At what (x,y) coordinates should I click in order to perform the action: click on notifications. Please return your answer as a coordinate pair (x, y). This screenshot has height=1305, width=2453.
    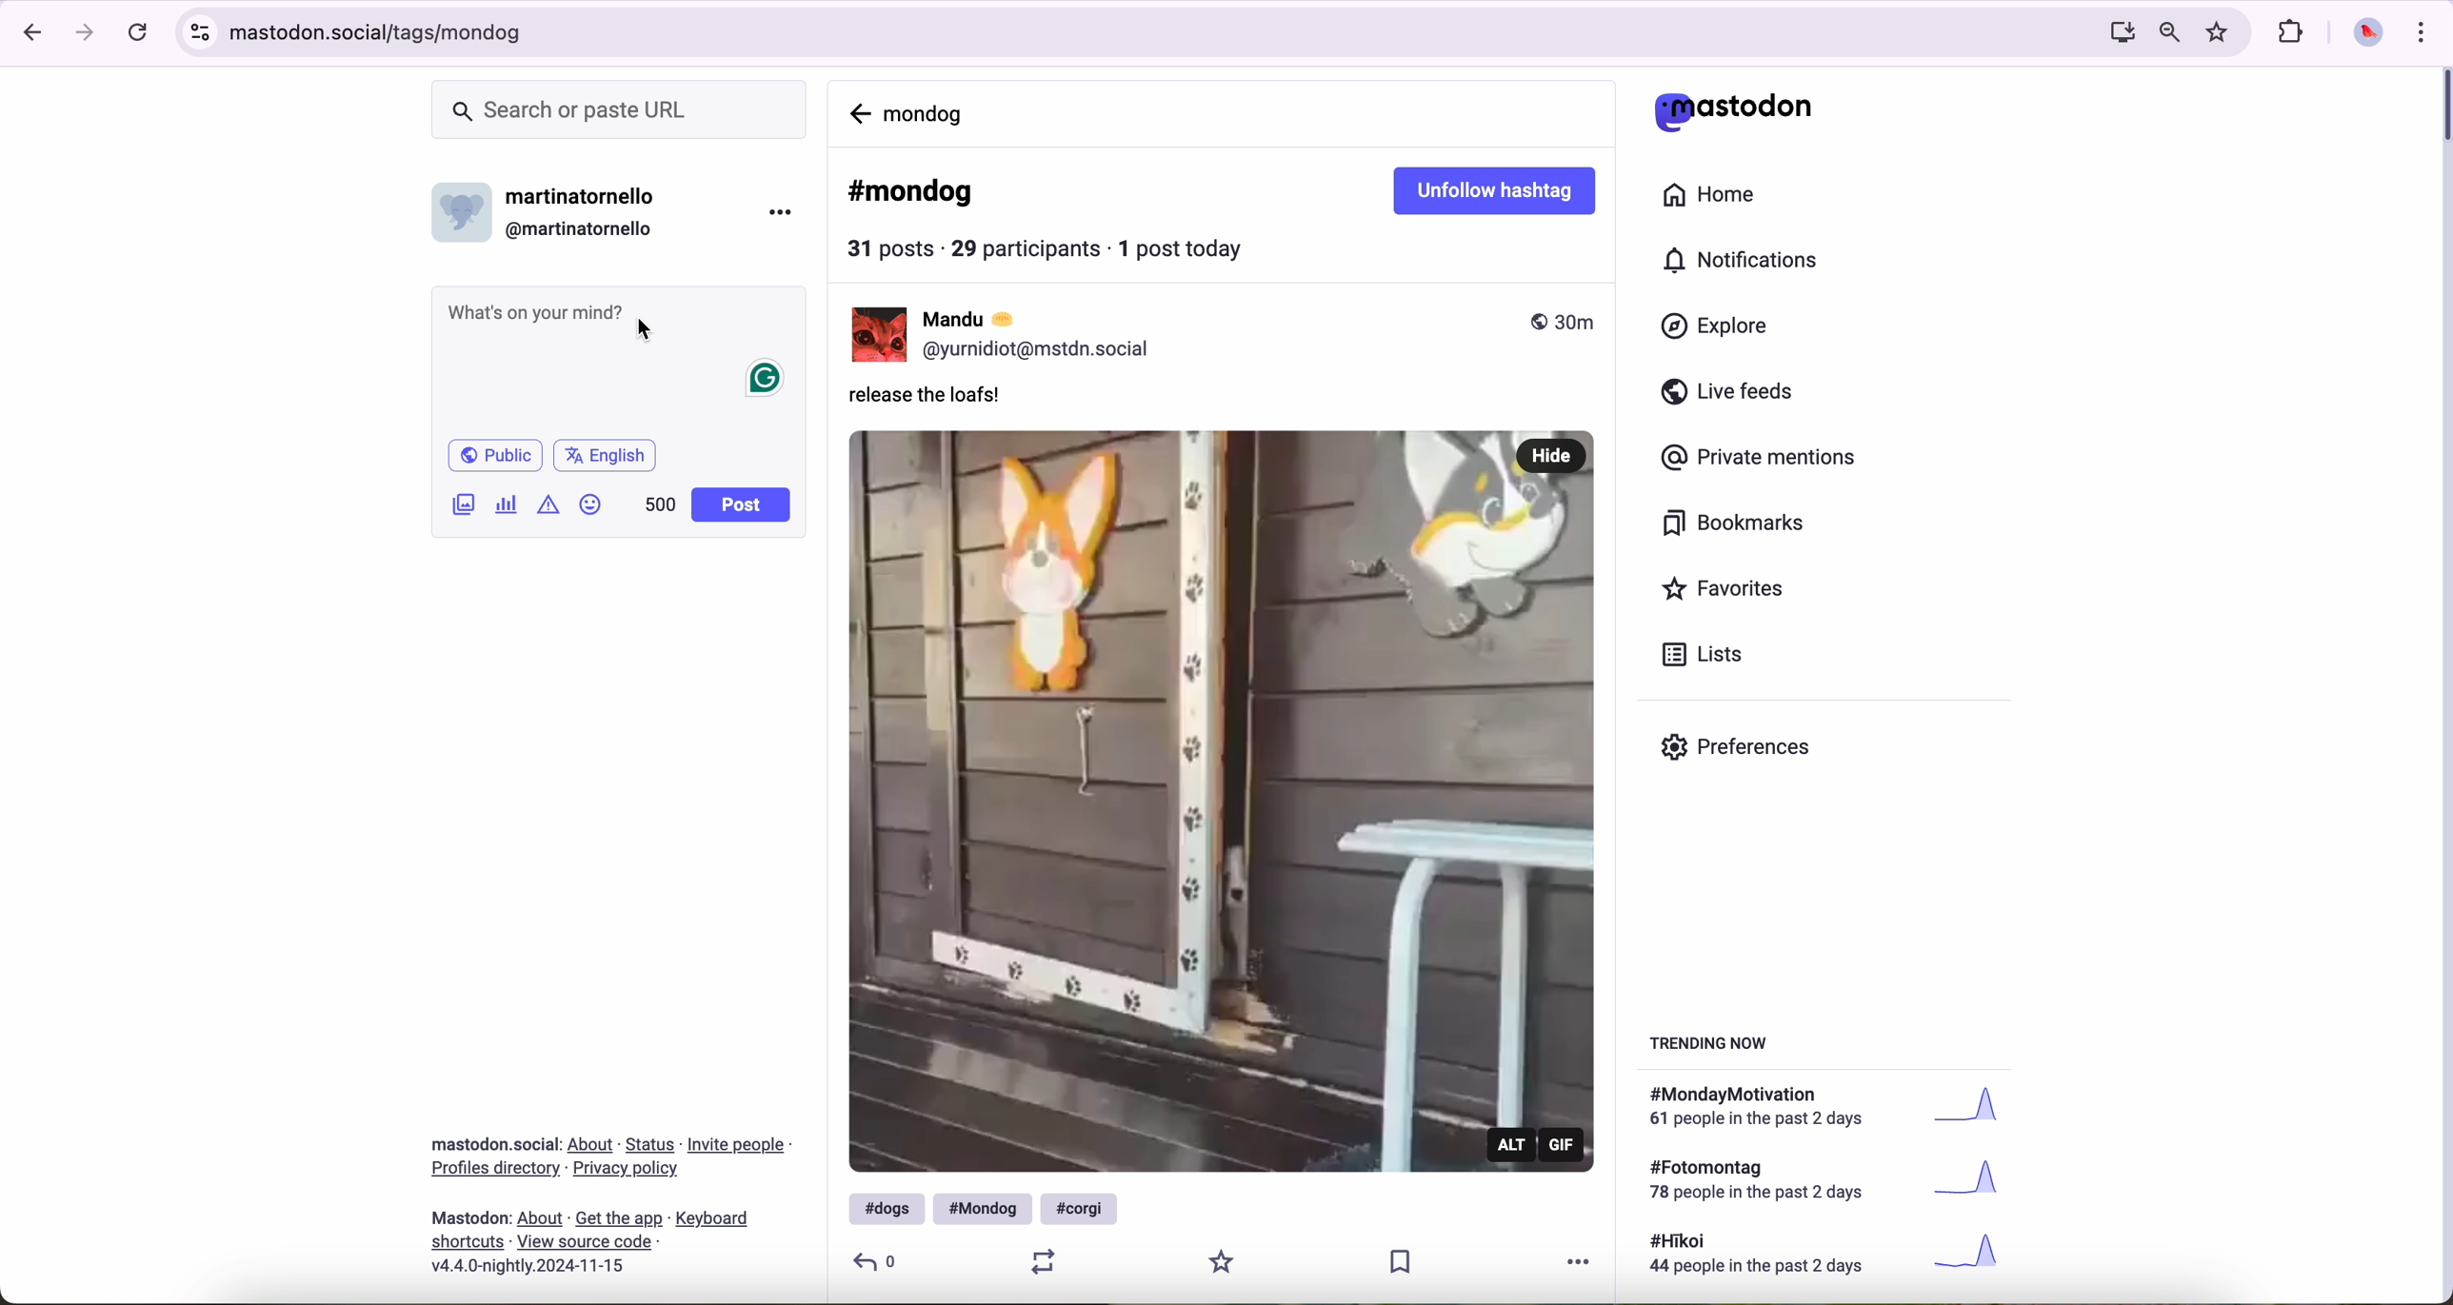
    Looking at the image, I should click on (1747, 261).